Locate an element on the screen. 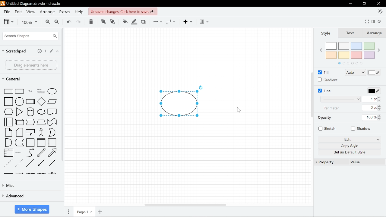 This screenshot has height=217, width=386. trapezoid is located at coordinates (41, 123).